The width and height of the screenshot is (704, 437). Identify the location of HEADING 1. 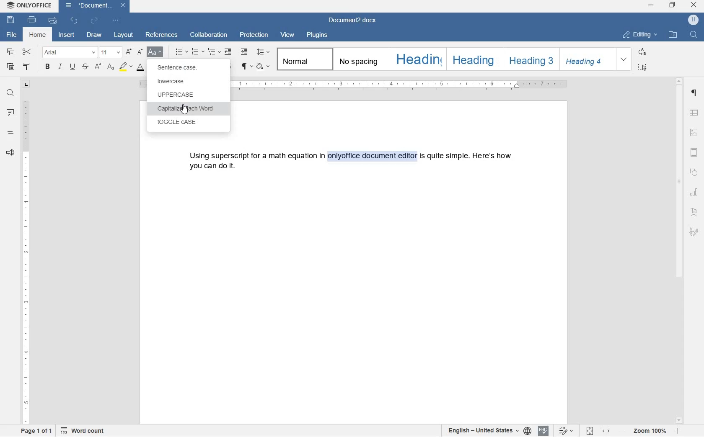
(417, 59).